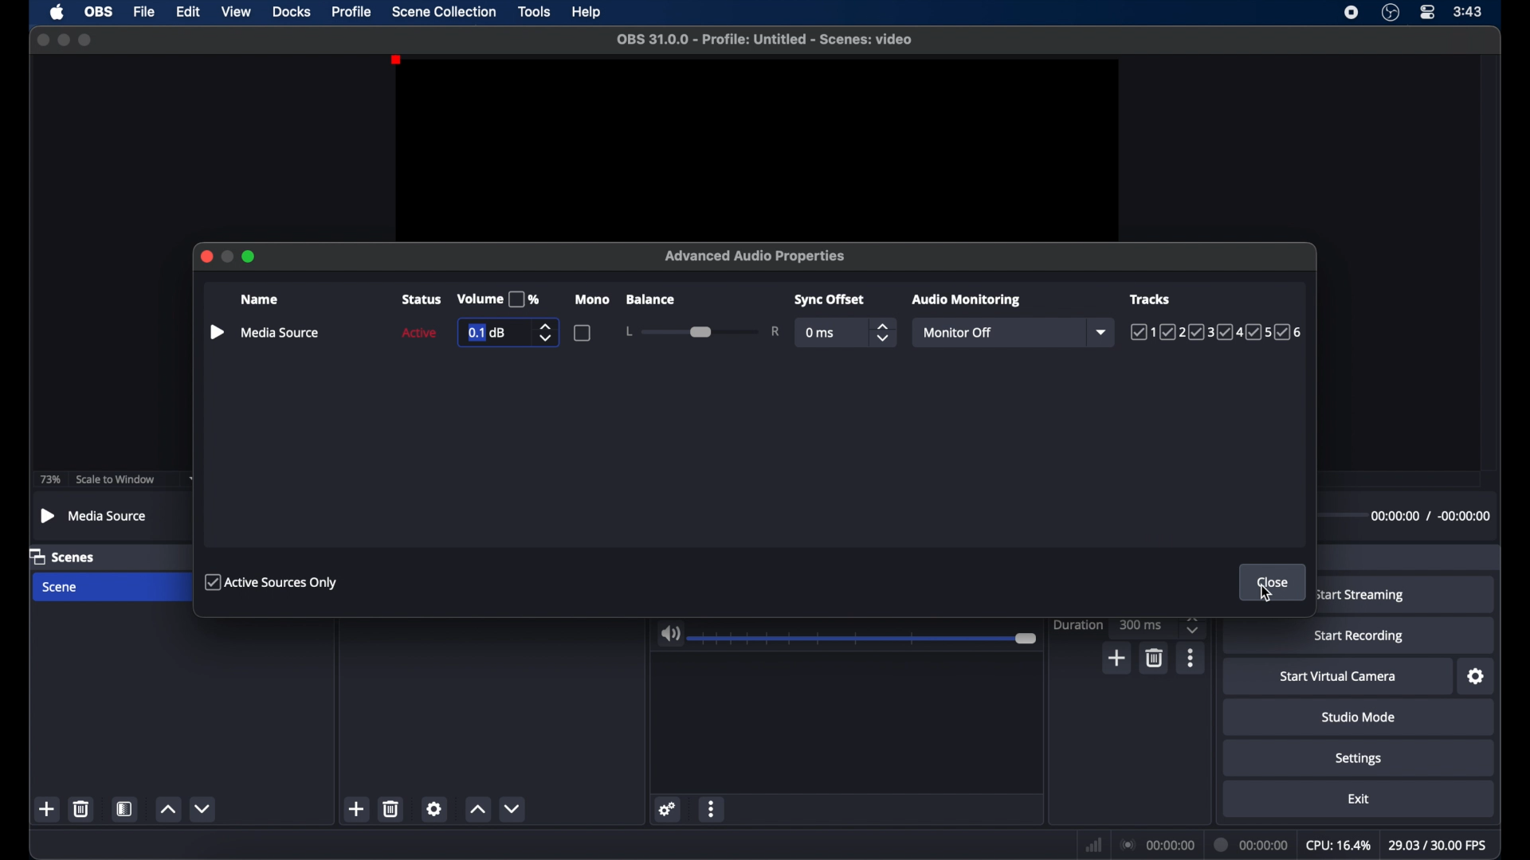 This screenshot has height=860, width=1530. I want to click on cpu: 16.4%, so click(1337, 846).